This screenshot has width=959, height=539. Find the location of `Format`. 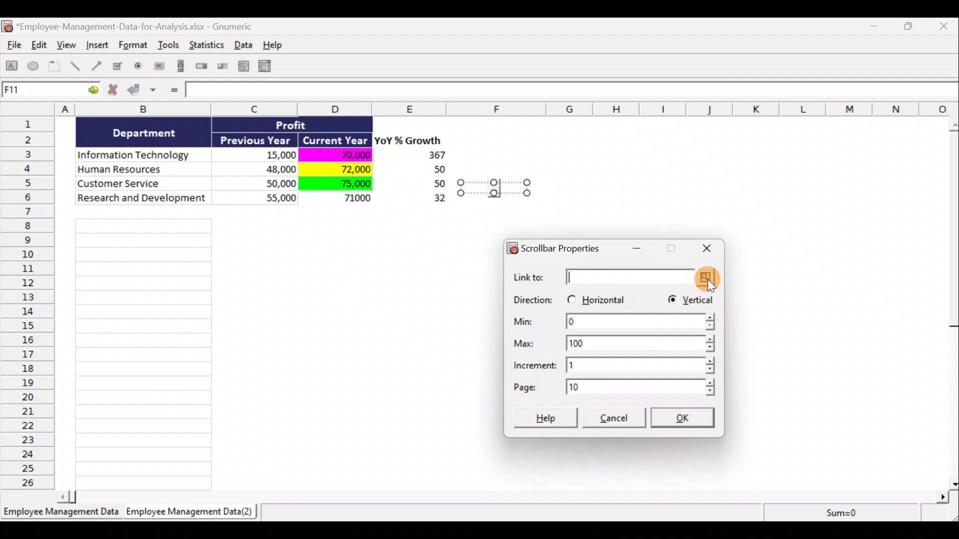

Format is located at coordinates (134, 47).